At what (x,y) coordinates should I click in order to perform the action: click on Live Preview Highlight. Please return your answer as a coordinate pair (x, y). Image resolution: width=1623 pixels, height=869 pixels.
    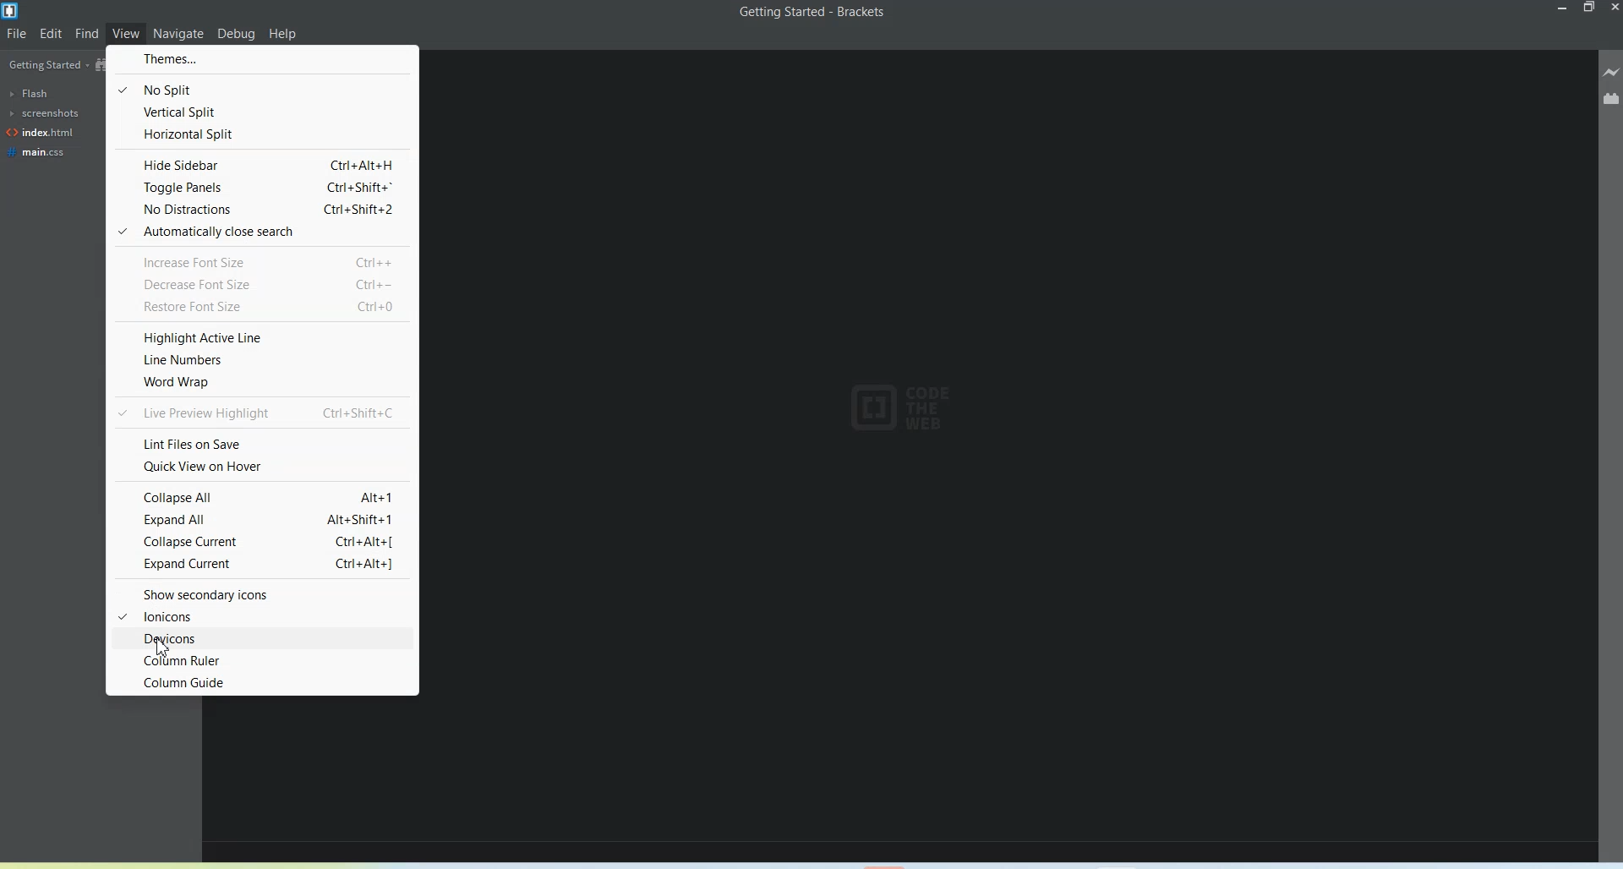
    Looking at the image, I should click on (260, 412).